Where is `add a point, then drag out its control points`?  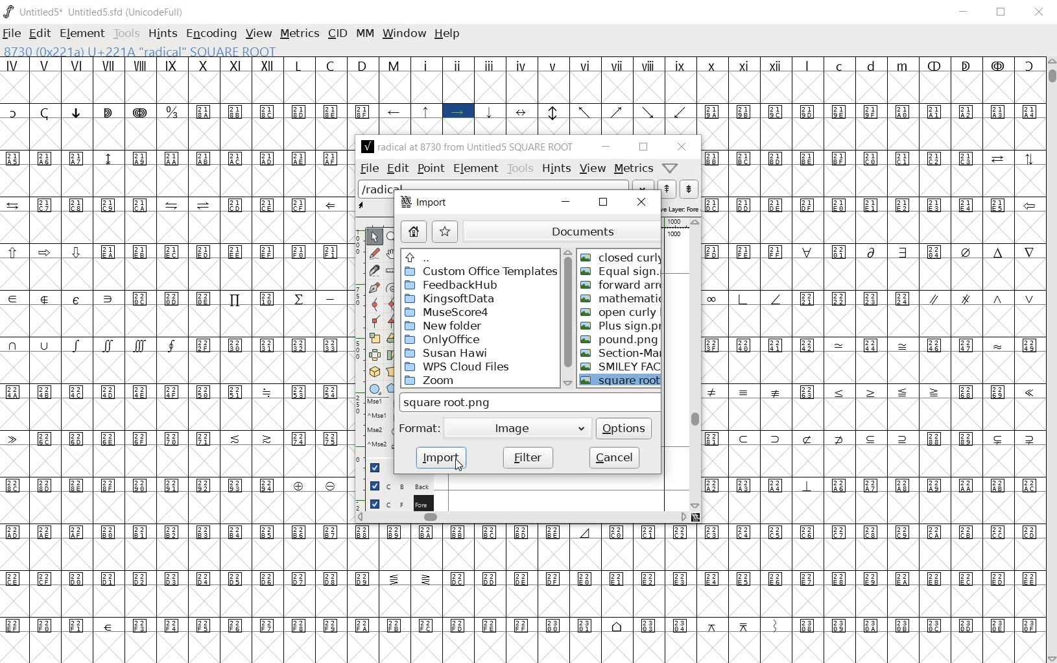 add a point, then drag out its control points is located at coordinates (373, 287).